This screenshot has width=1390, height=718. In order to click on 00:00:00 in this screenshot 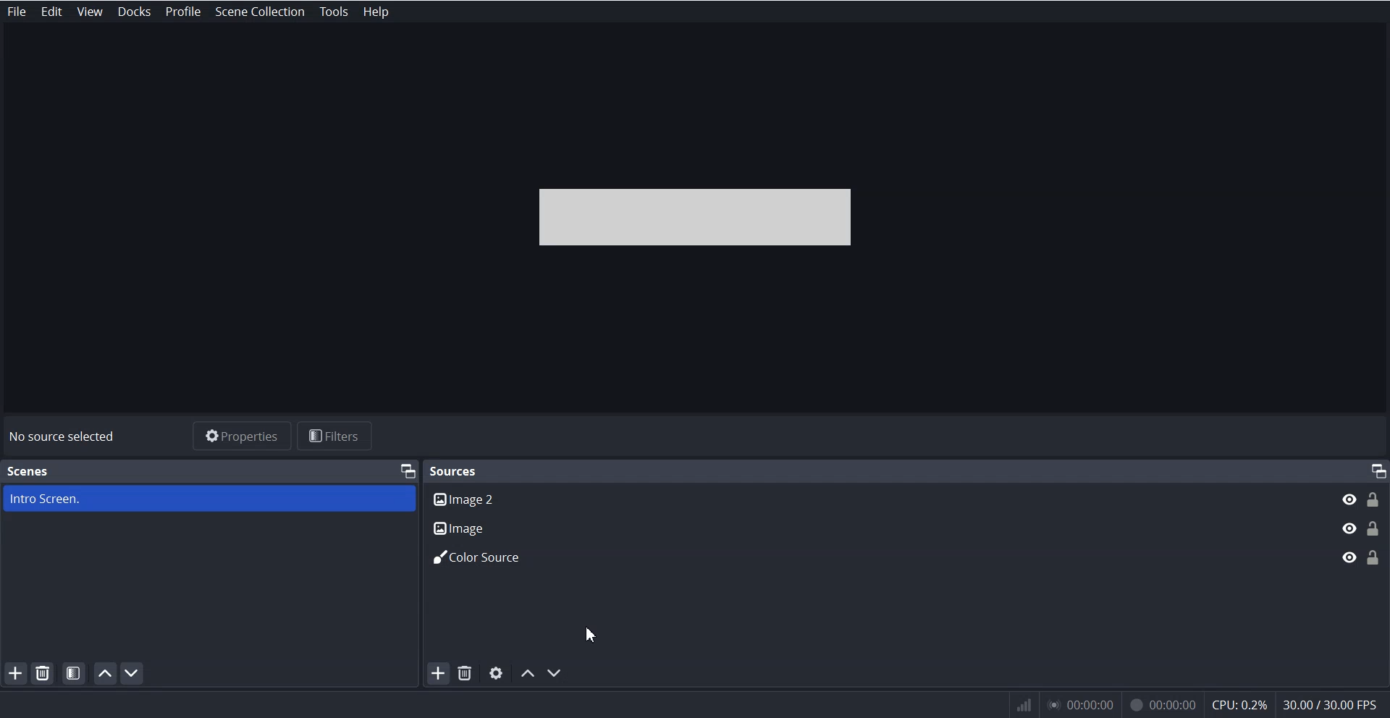, I will do `click(1163, 701)`.